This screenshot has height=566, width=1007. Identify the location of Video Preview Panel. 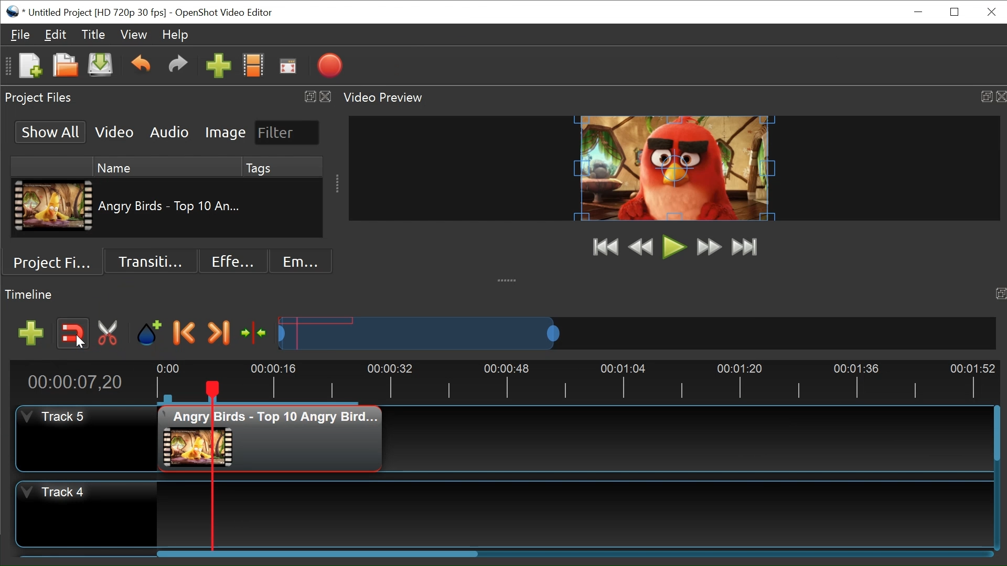
(671, 96).